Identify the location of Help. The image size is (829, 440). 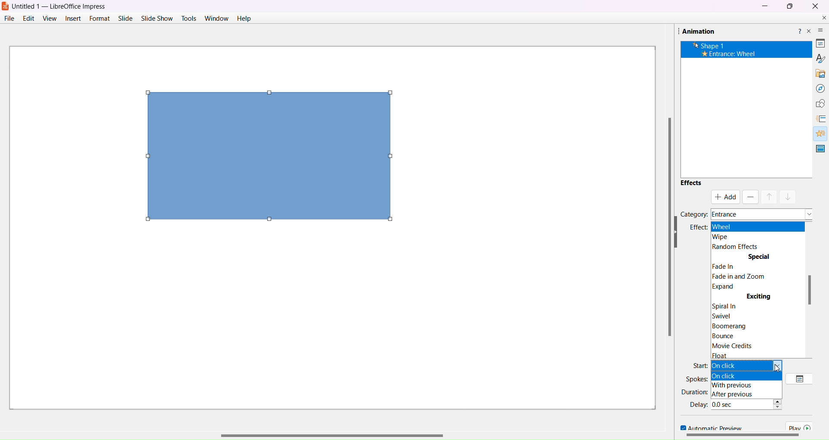
(244, 19).